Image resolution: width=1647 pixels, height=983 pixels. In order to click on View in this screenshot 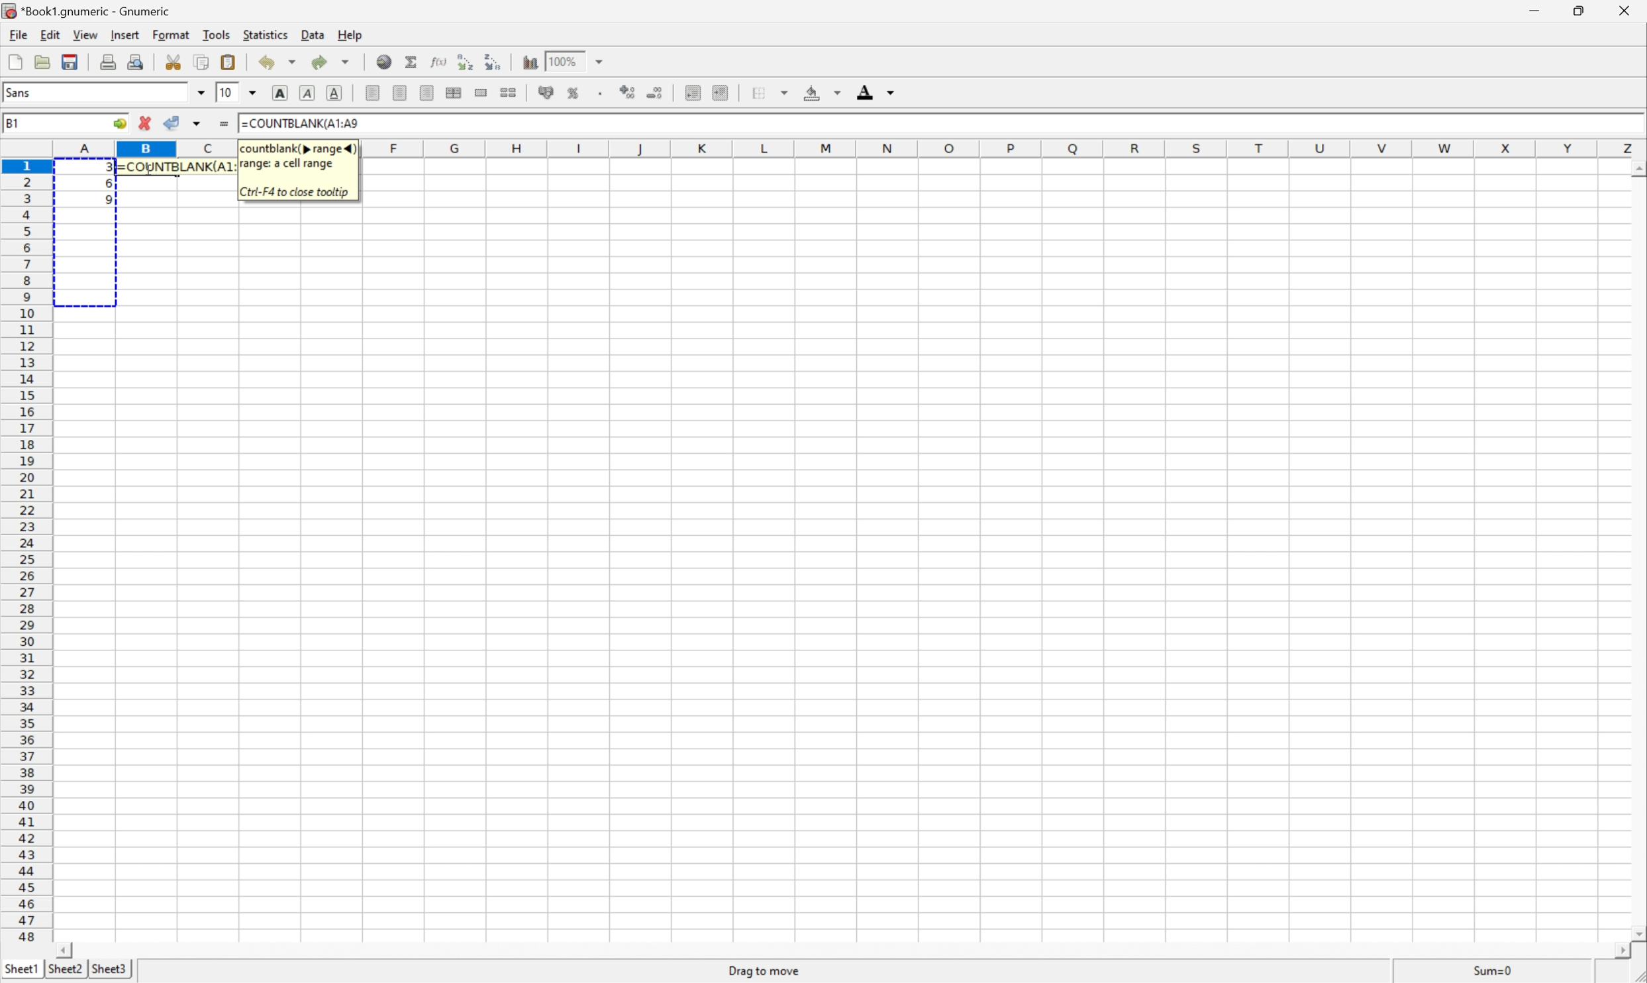, I will do `click(83, 34)`.